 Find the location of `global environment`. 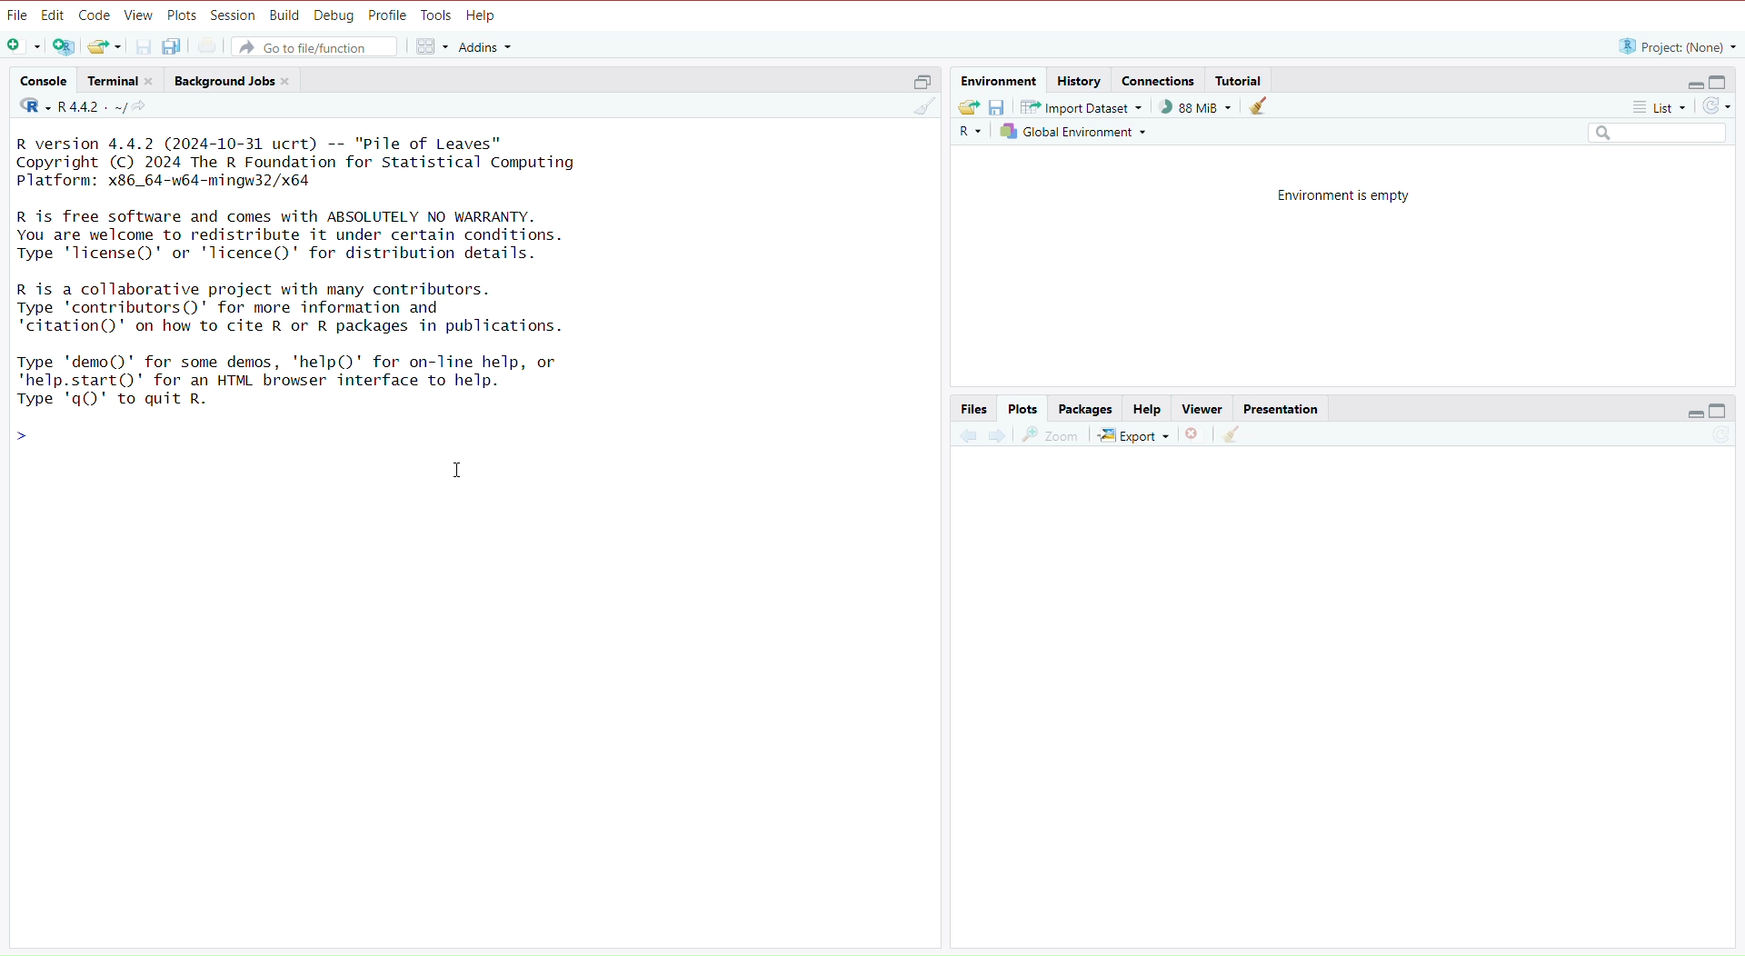

global environment is located at coordinates (1072, 131).